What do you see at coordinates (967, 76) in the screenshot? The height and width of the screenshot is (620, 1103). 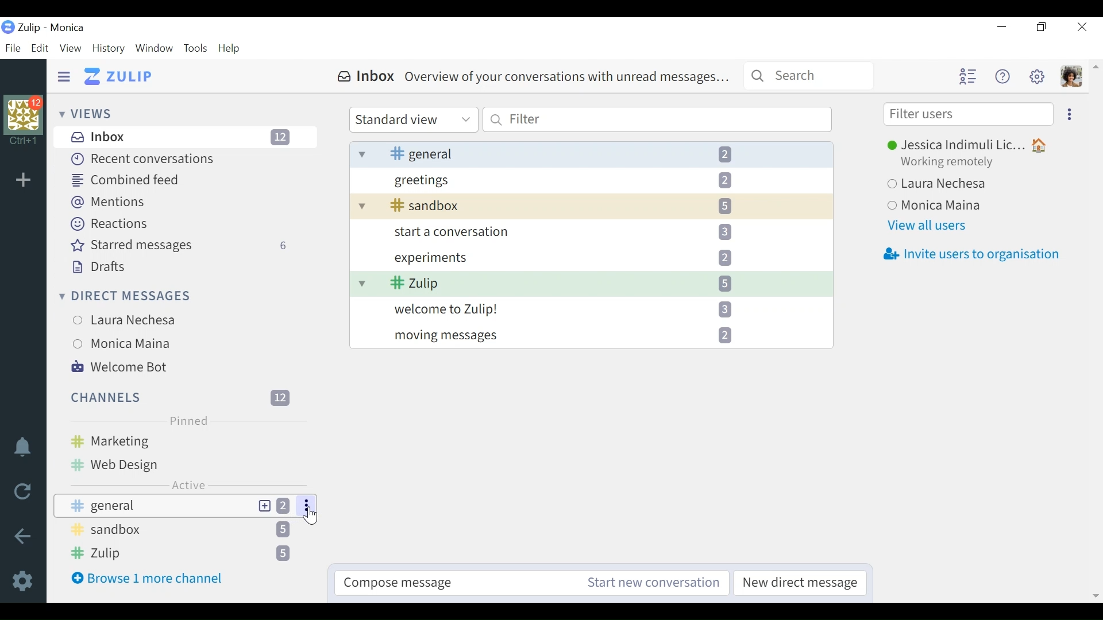 I see `user list` at bounding box center [967, 76].